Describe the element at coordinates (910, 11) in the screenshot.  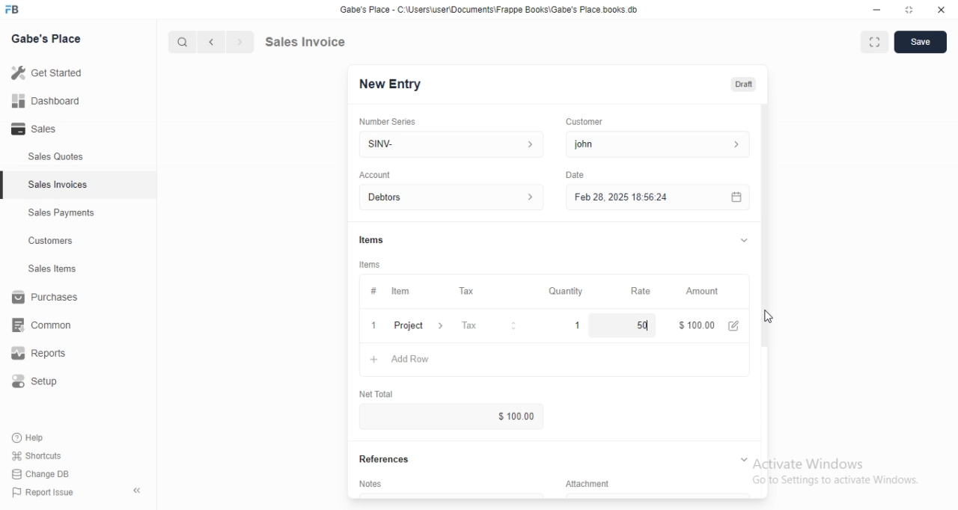
I see `maximize` at that location.